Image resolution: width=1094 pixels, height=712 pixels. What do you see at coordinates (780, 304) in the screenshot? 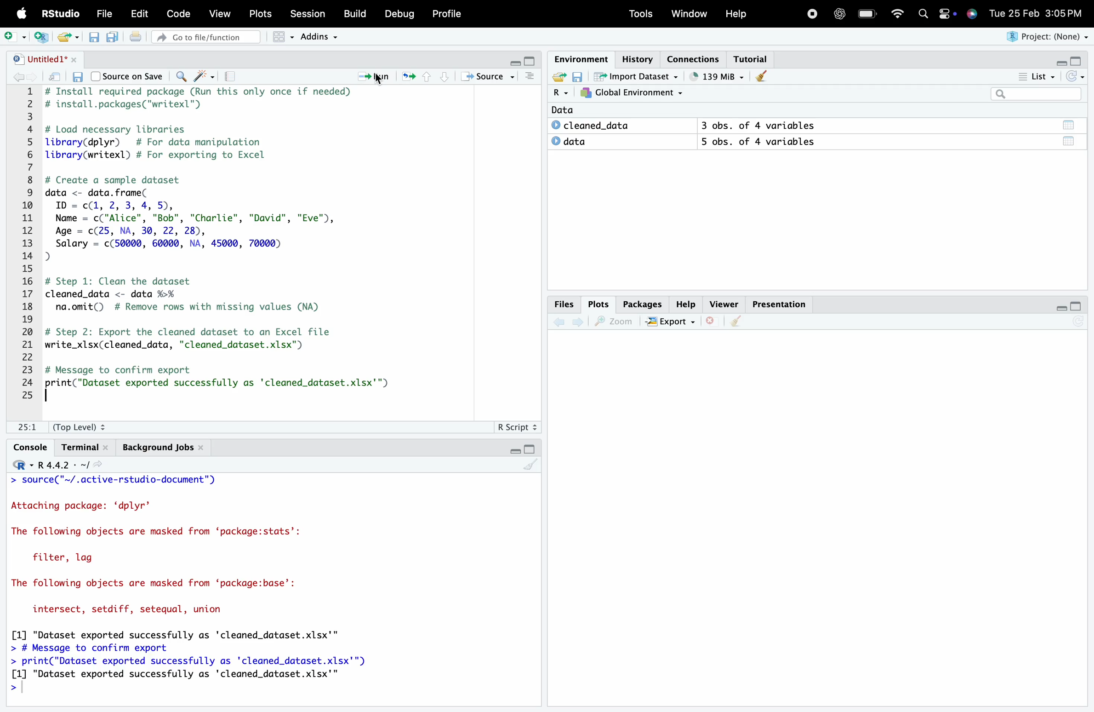
I see `Presentation` at bounding box center [780, 304].